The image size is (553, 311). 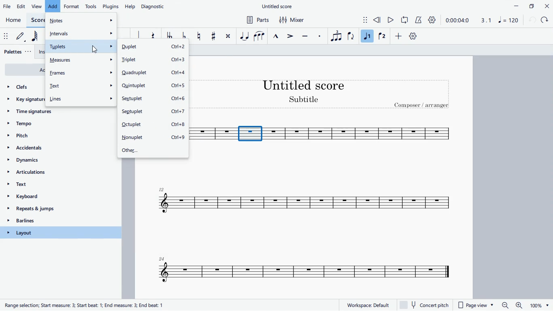 What do you see at coordinates (427, 305) in the screenshot?
I see `concert pitch` at bounding box center [427, 305].